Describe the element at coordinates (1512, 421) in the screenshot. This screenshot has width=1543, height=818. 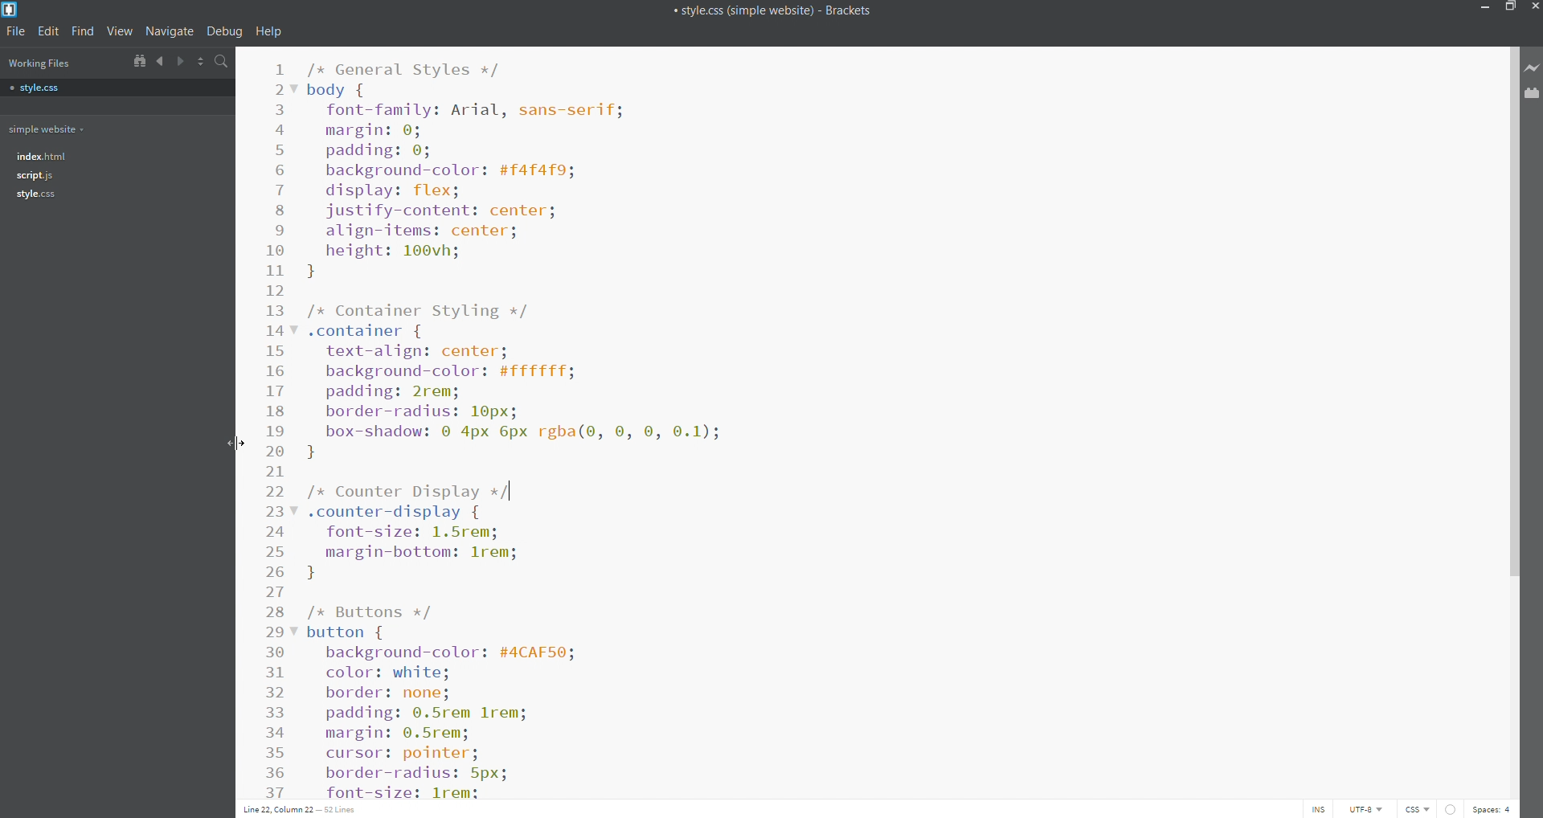
I see `scroll bar` at that location.